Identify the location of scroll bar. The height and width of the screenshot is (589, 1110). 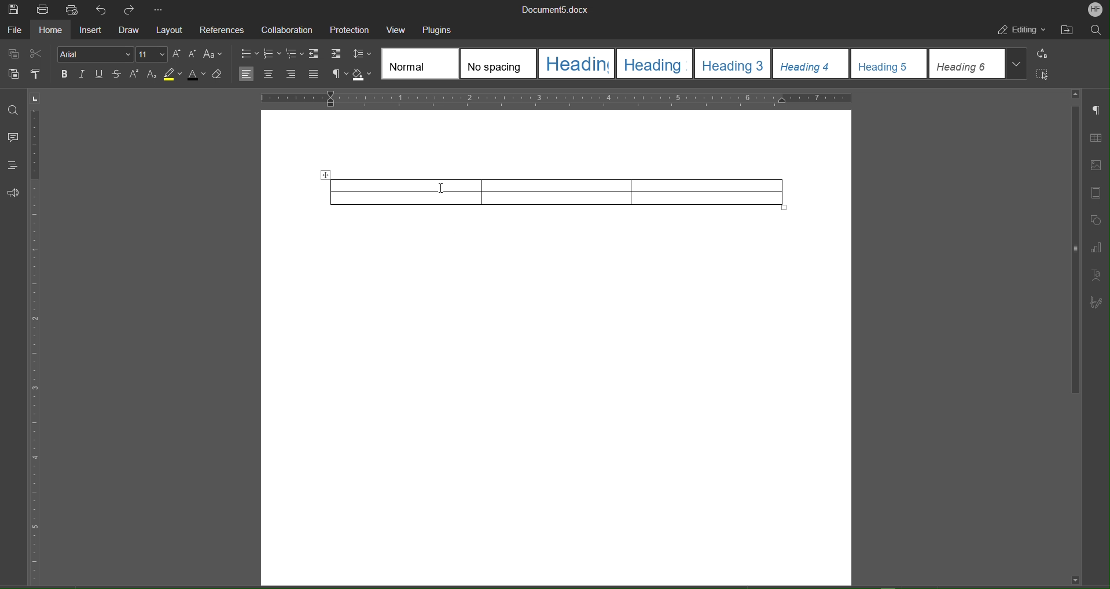
(1073, 251).